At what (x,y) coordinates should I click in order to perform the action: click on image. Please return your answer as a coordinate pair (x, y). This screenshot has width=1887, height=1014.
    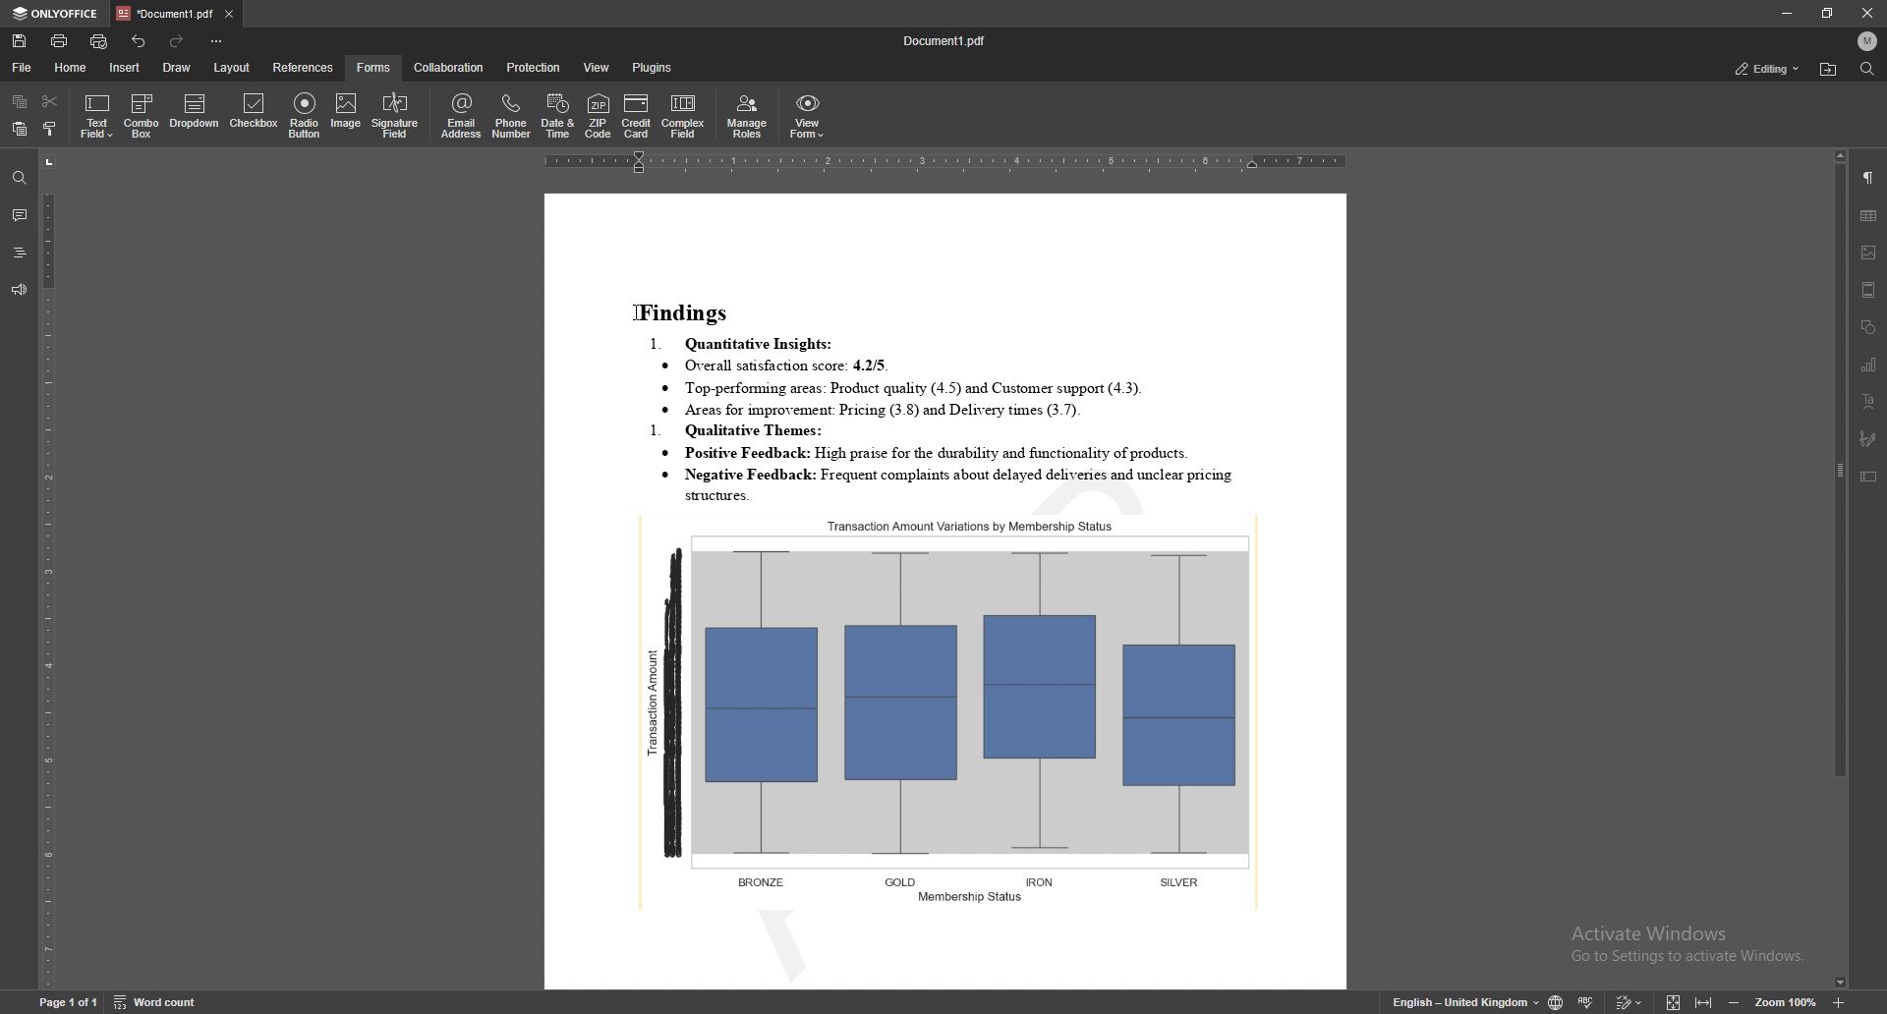
    Looking at the image, I should click on (348, 113).